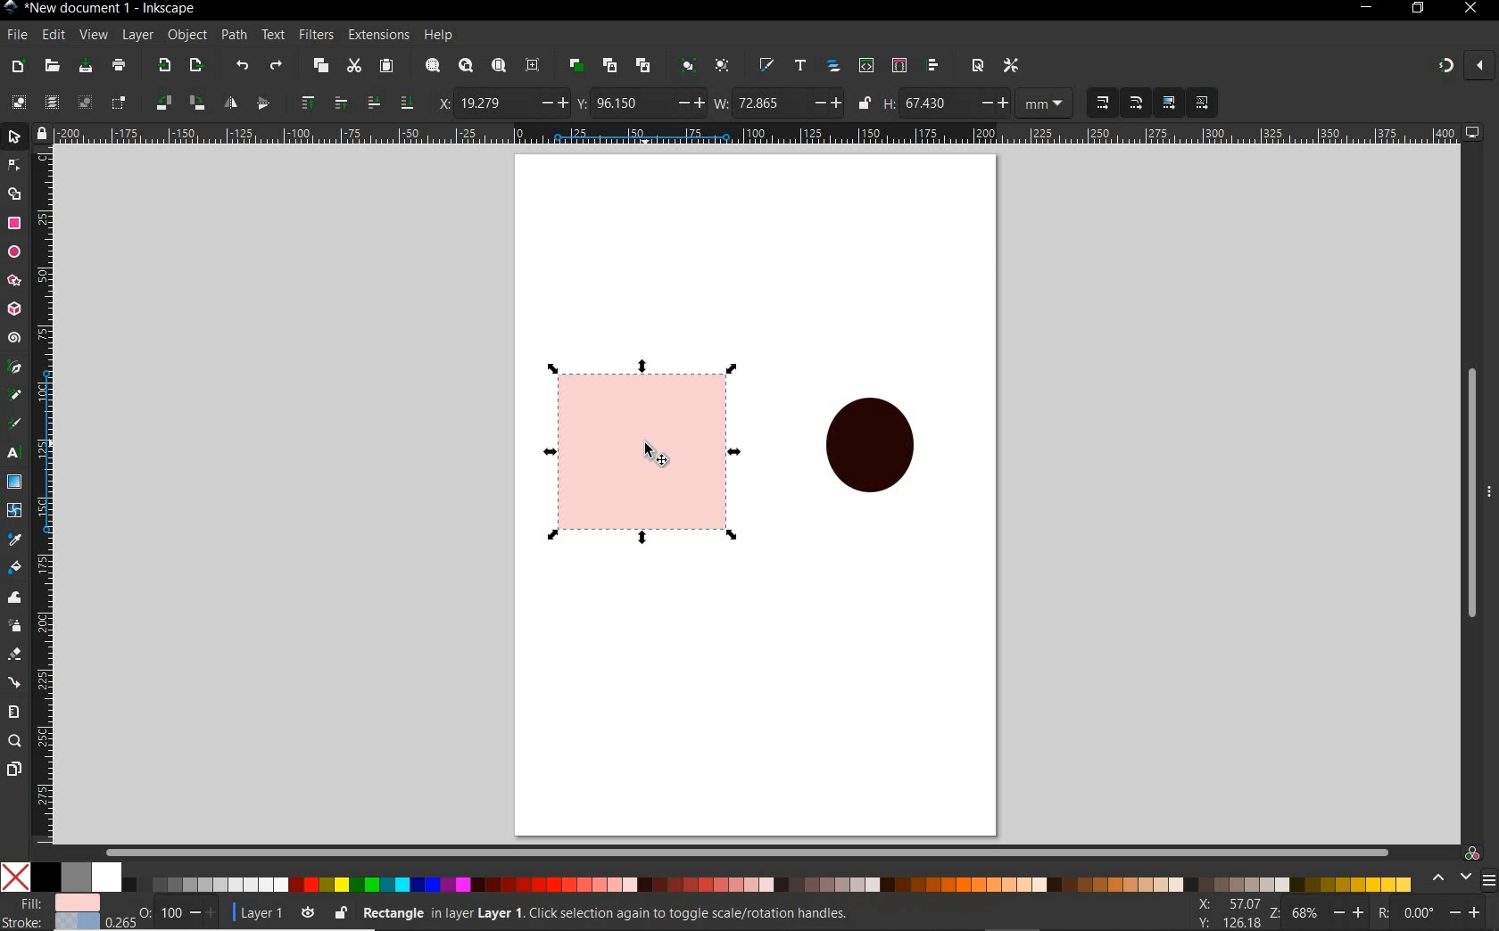  What do you see at coordinates (44, 494) in the screenshot?
I see `ruler` at bounding box center [44, 494].